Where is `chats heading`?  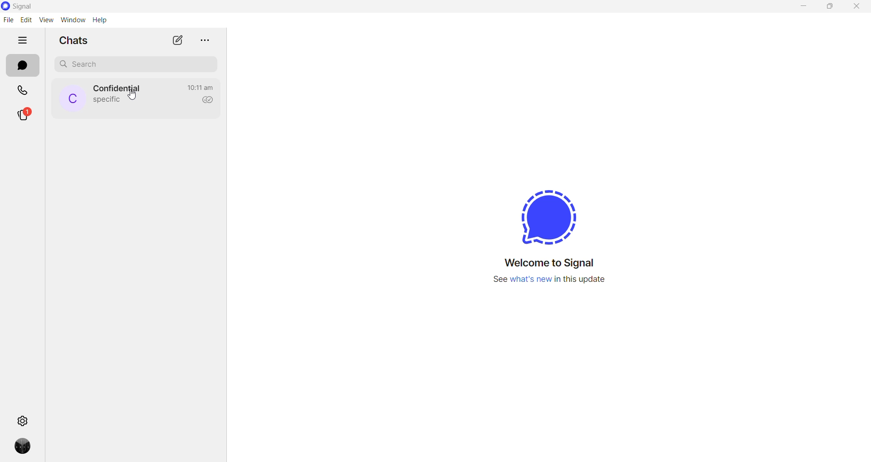 chats heading is located at coordinates (72, 40).